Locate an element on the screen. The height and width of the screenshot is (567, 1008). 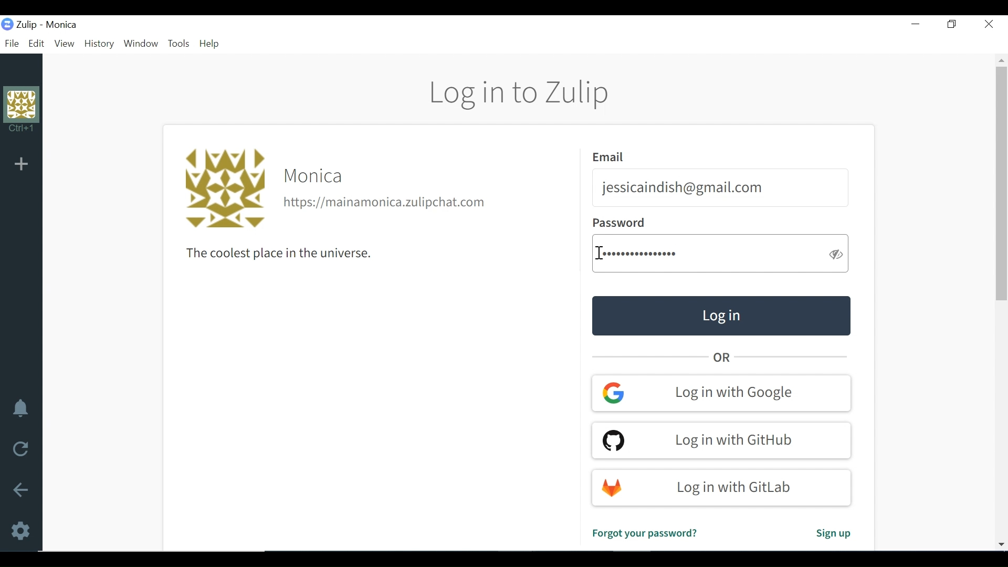
History is located at coordinates (100, 44).